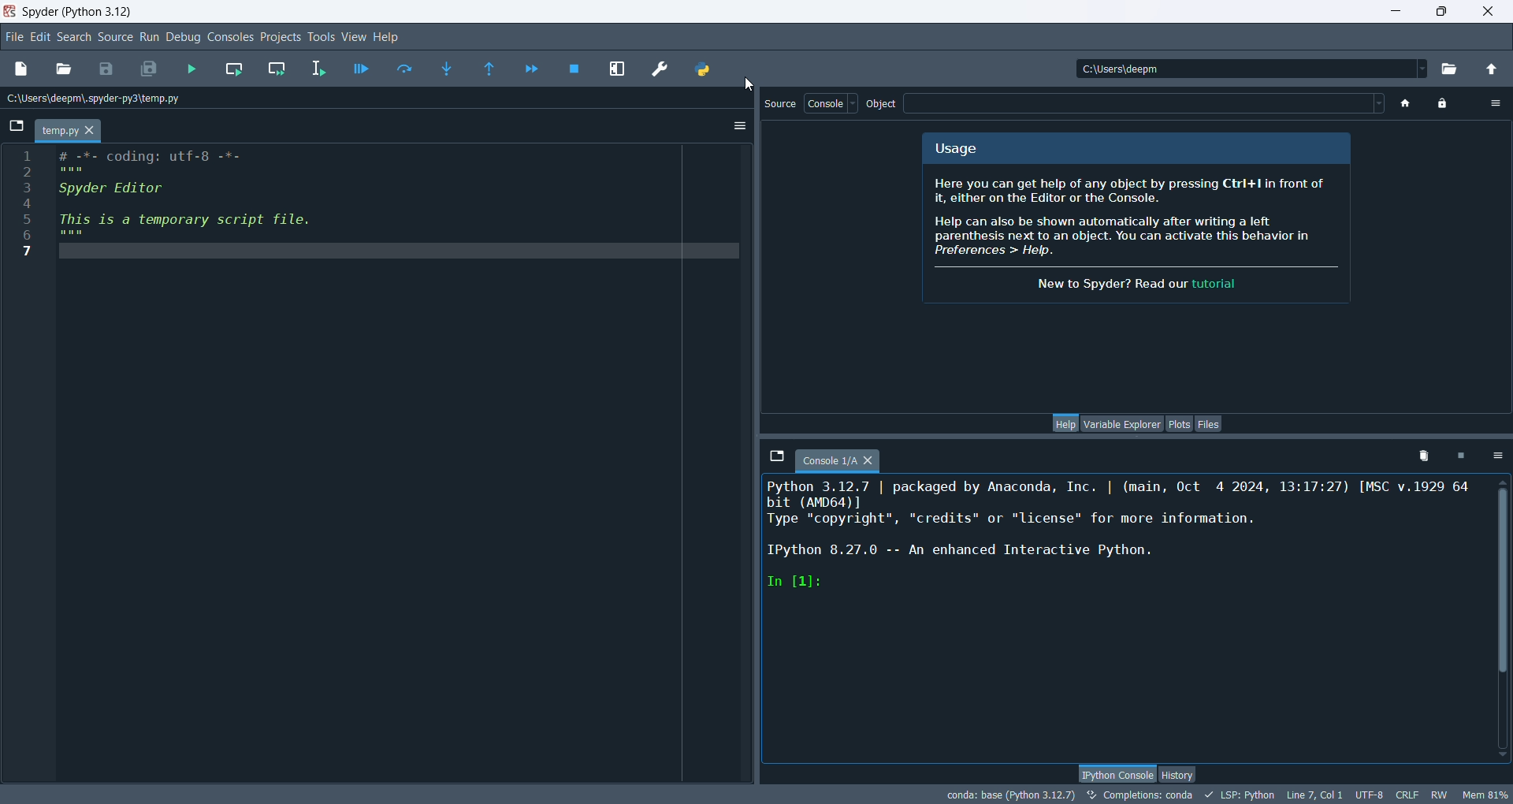 The width and height of the screenshot is (1513, 804). Describe the element at coordinates (1138, 795) in the screenshot. I see `completions: conda` at that location.